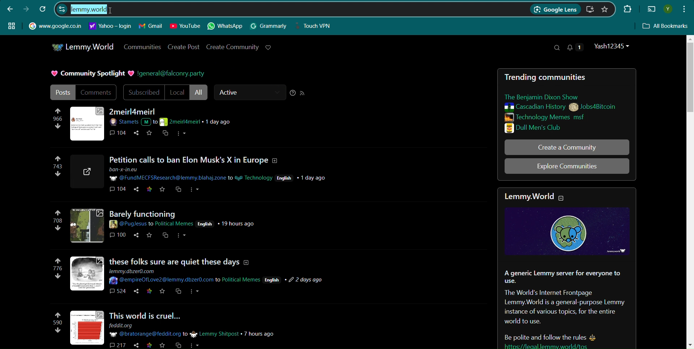 The width and height of the screenshot is (694, 349). Describe the element at coordinates (218, 280) in the screenshot. I see `DempireOfLove2@lemmy.dbzer0.com to Political Memes English + 2 2 days ago` at that location.